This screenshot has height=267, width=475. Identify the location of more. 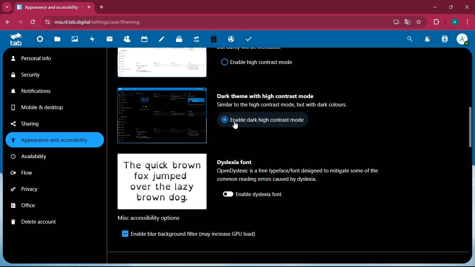
(7, 7).